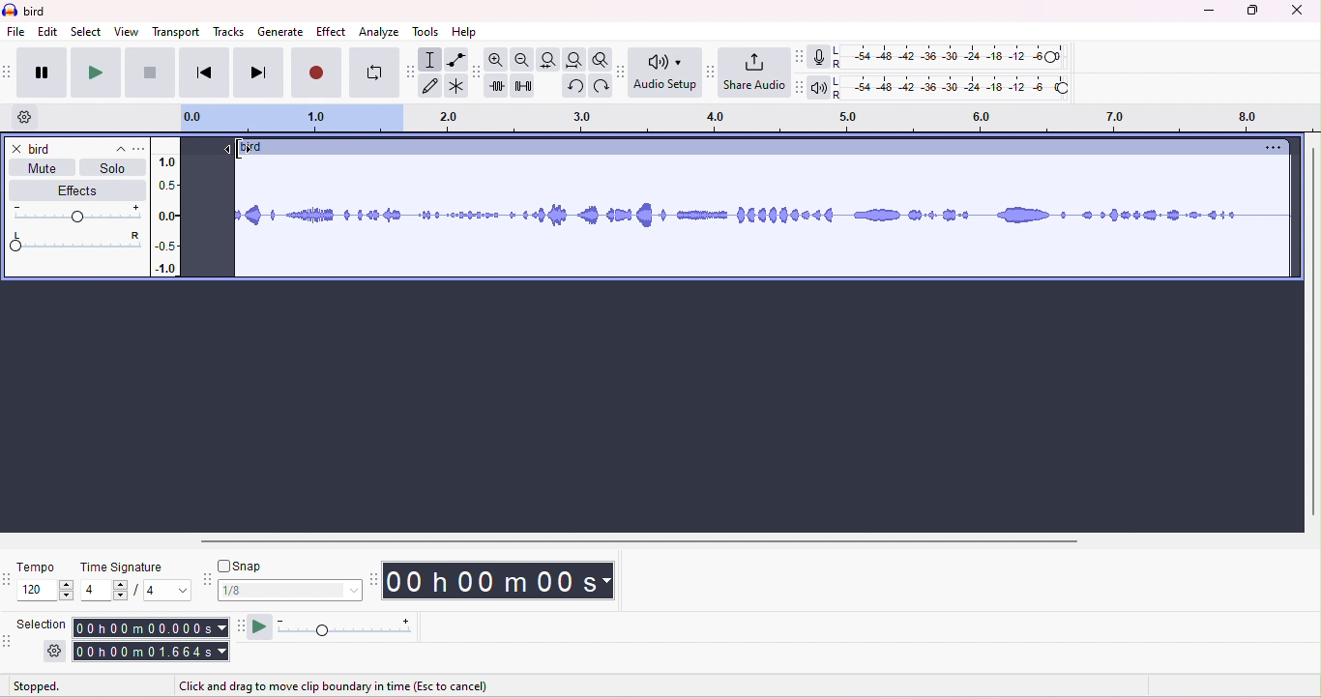 The image size is (1321, 698). What do you see at coordinates (1253, 12) in the screenshot?
I see `maximize` at bounding box center [1253, 12].